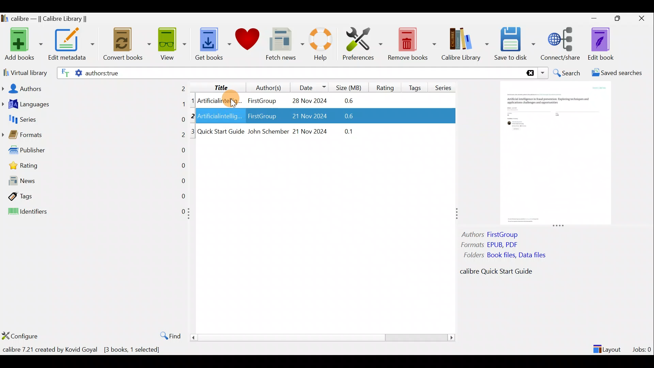 Image resolution: width=654 pixels, height=368 pixels. I want to click on Author(s), so click(265, 86).